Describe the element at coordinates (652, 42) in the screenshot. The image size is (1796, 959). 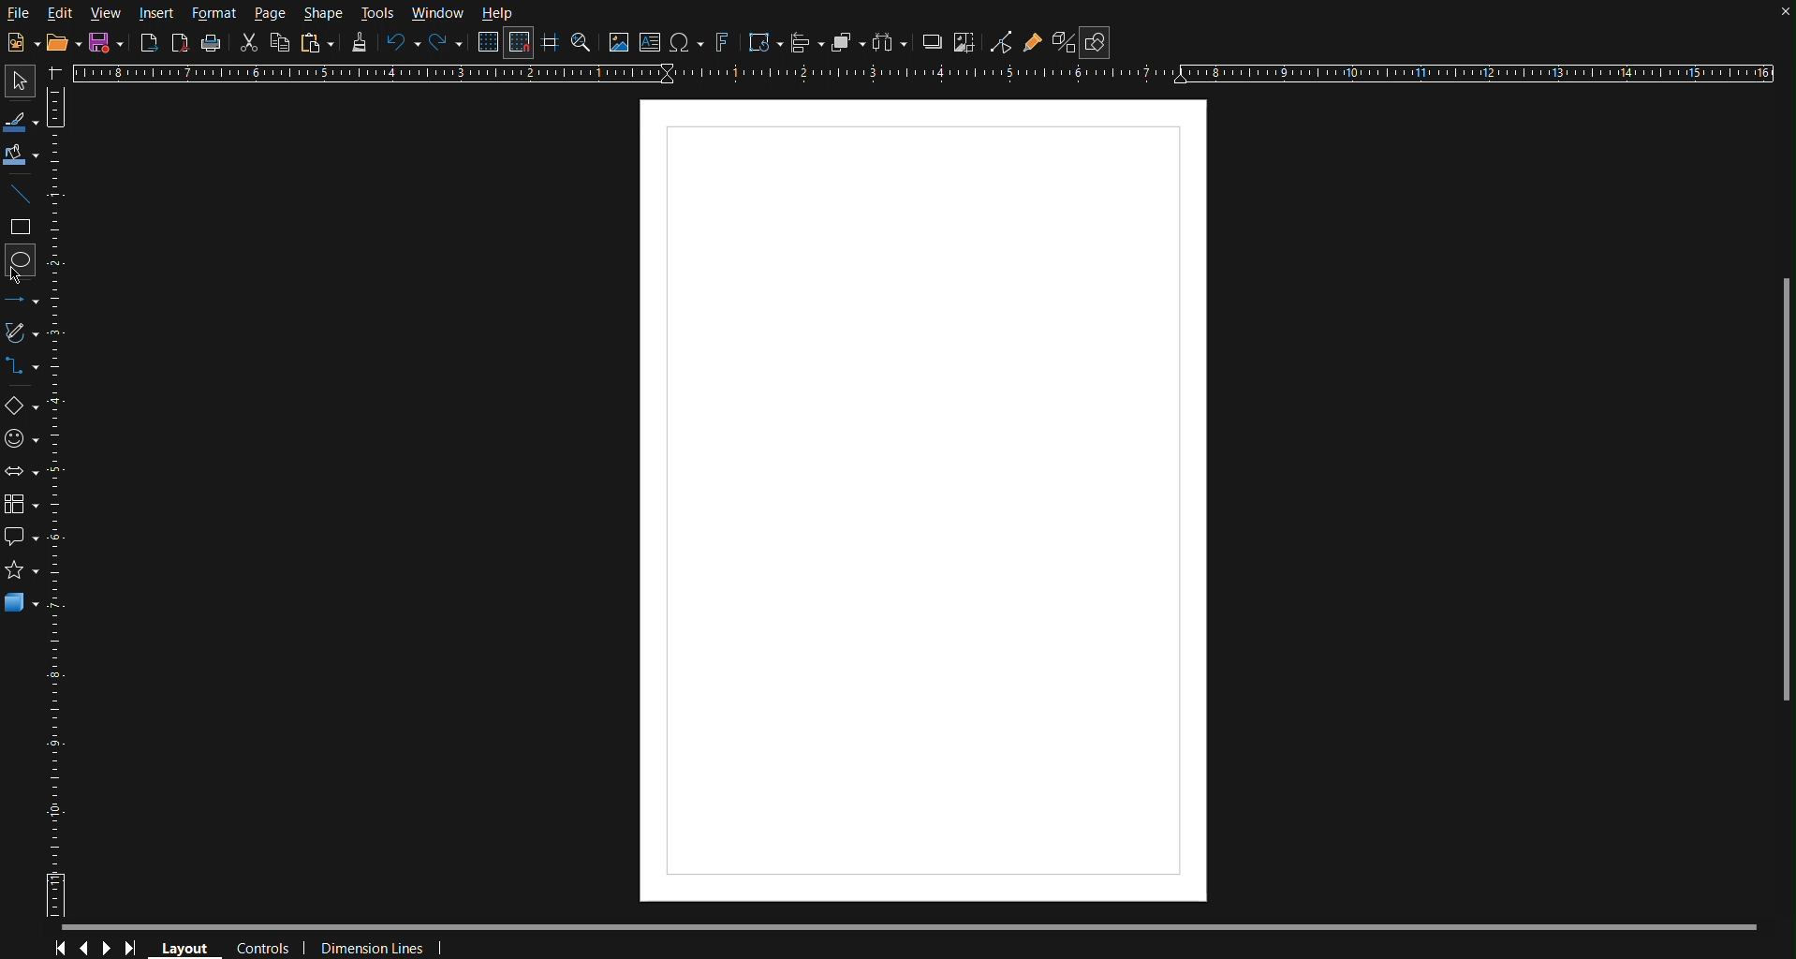
I see `Textbox` at that location.